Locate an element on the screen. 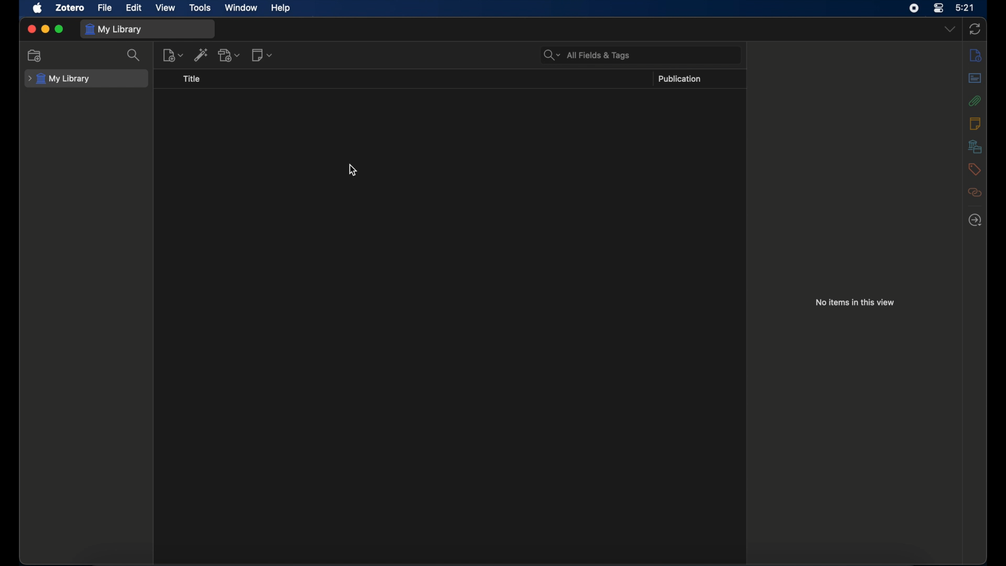 This screenshot has width=1006, height=566. tags is located at coordinates (974, 169).